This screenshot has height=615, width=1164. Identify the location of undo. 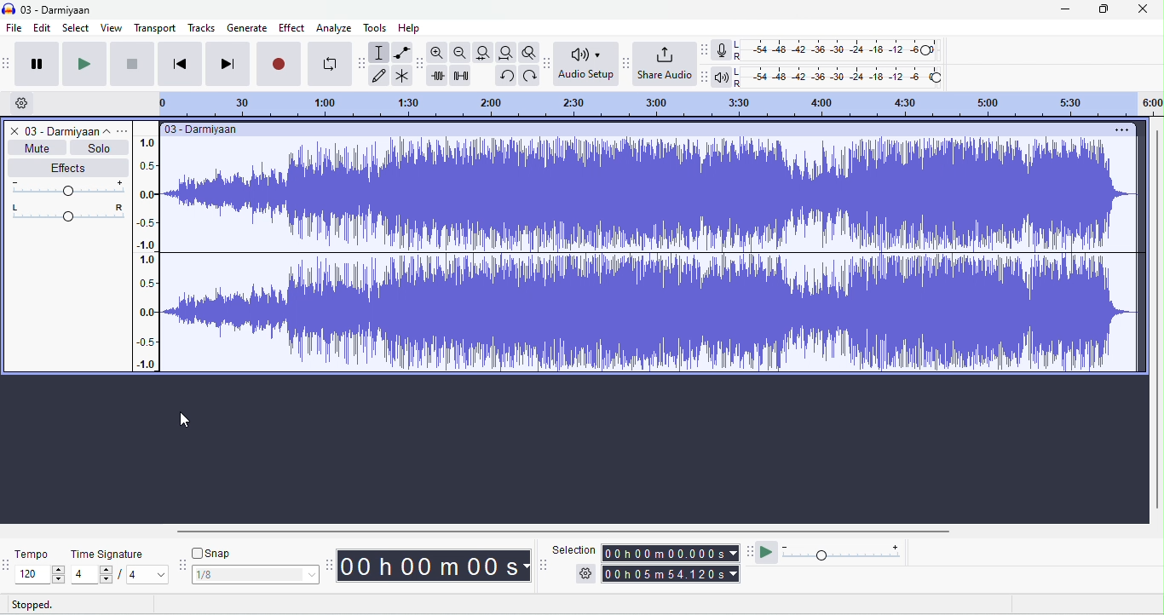
(507, 76).